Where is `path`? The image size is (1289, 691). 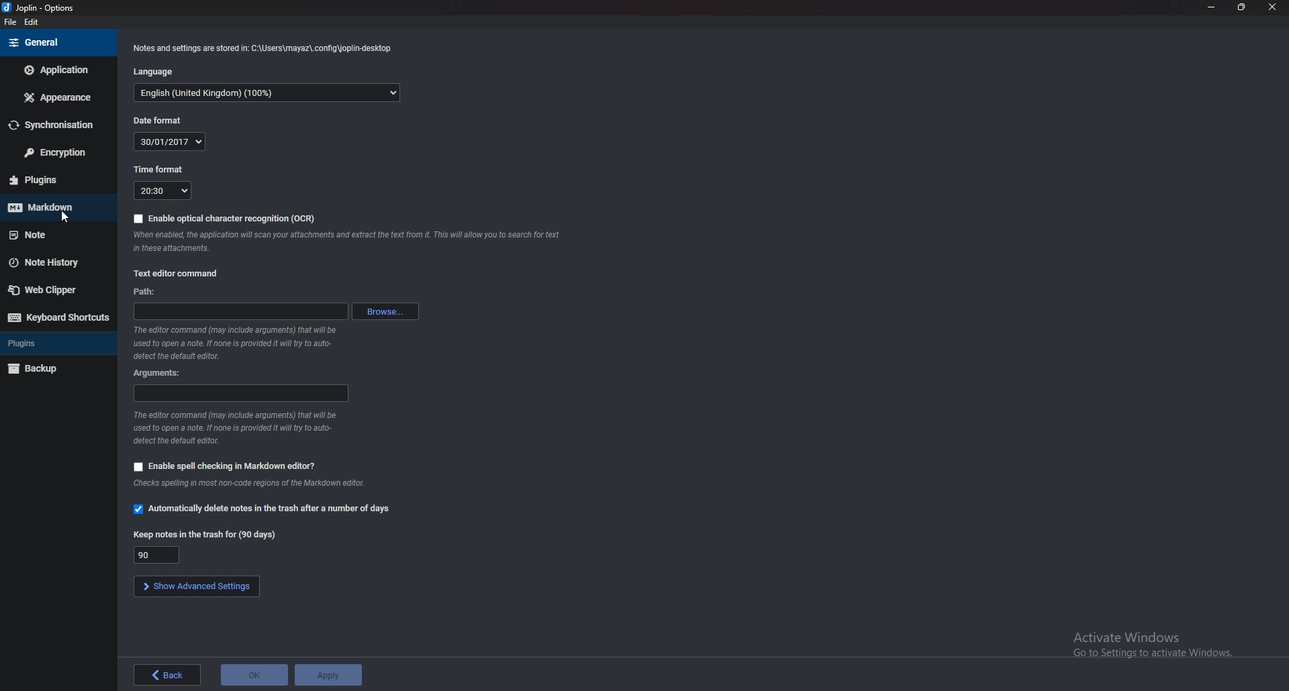 path is located at coordinates (148, 292).